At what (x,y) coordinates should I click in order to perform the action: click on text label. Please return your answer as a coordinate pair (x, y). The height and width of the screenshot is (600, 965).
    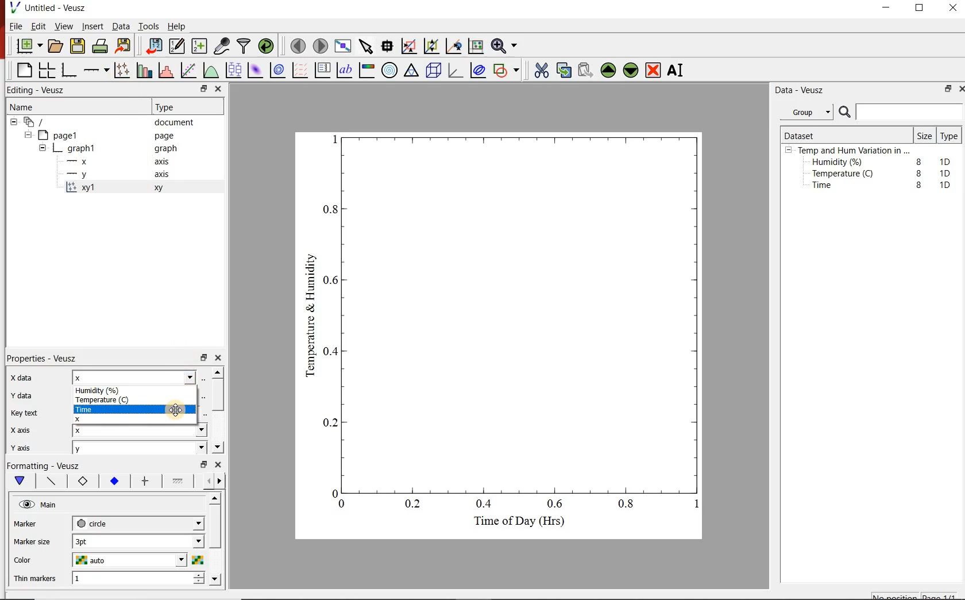
    Looking at the image, I should click on (347, 70).